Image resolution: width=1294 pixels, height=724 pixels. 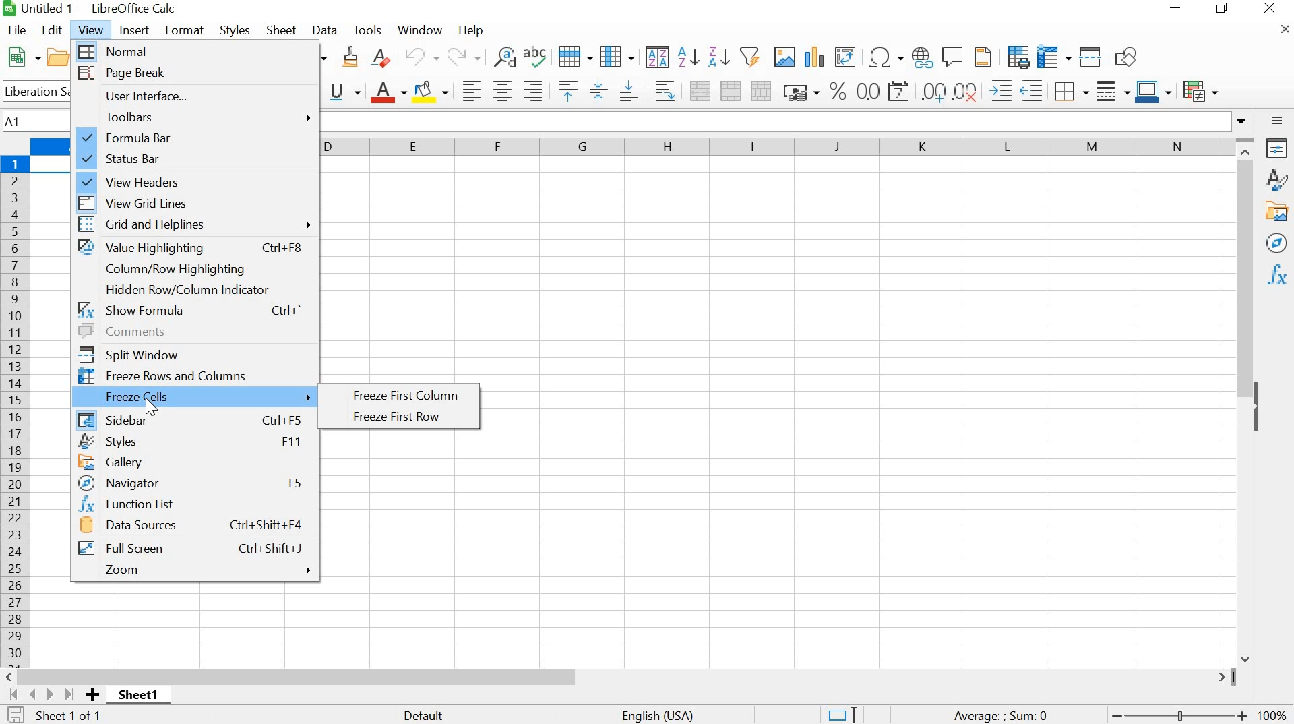 I want to click on ALIGN CENTER, so click(x=501, y=92).